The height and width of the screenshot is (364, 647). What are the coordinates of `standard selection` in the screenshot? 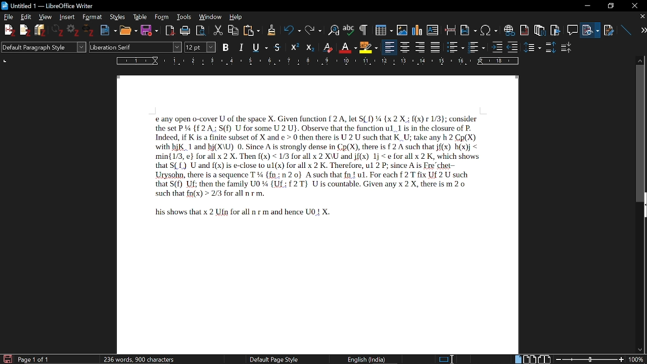 It's located at (447, 359).